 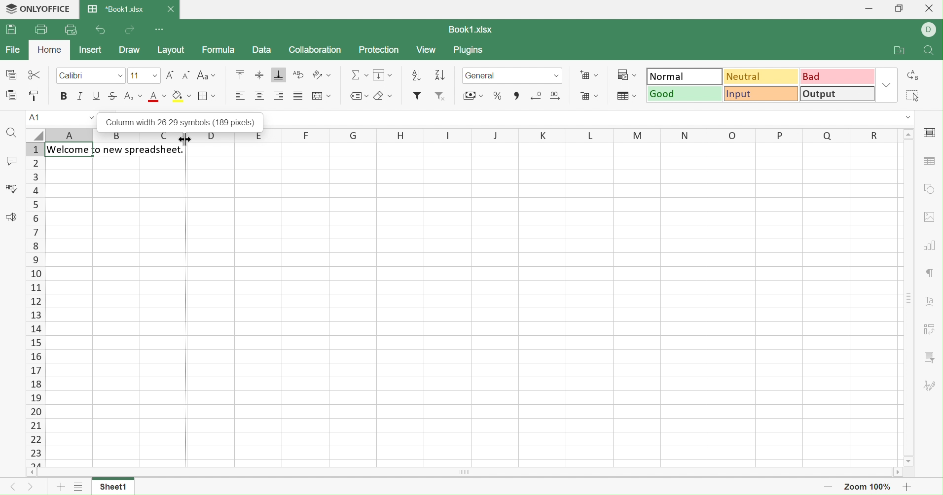 I want to click on Find, so click(x=930, y=52).